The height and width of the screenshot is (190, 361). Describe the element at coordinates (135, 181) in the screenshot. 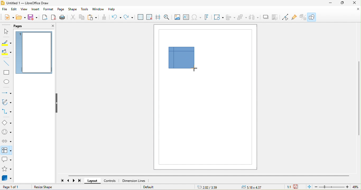

I see `dimension lines` at that location.